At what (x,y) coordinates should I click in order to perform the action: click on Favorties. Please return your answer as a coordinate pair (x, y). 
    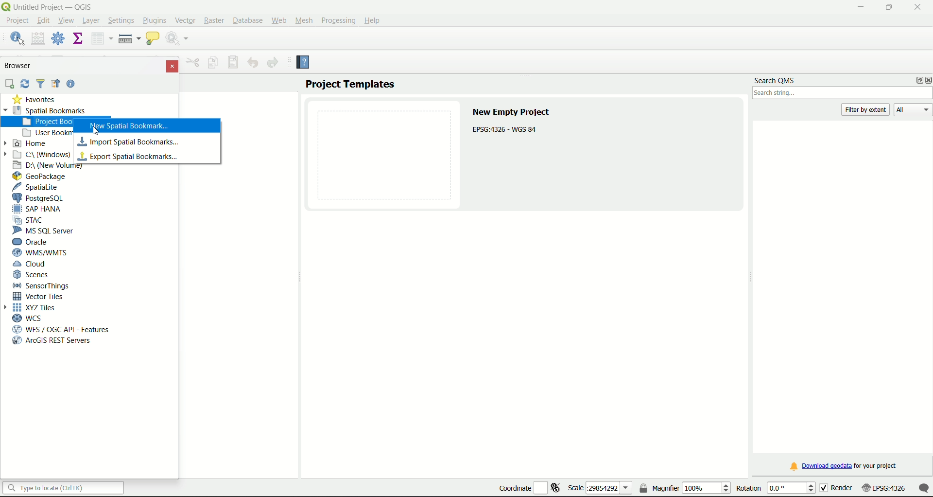
    Looking at the image, I should click on (34, 99).